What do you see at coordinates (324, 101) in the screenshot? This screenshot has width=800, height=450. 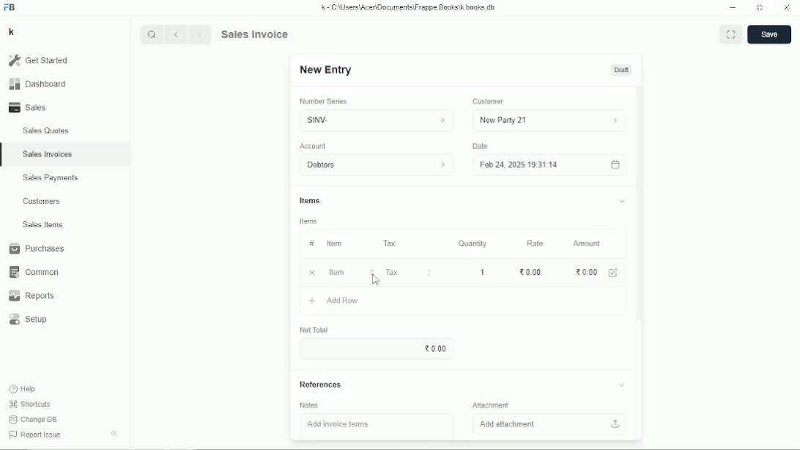 I see `Number series` at bounding box center [324, 101].